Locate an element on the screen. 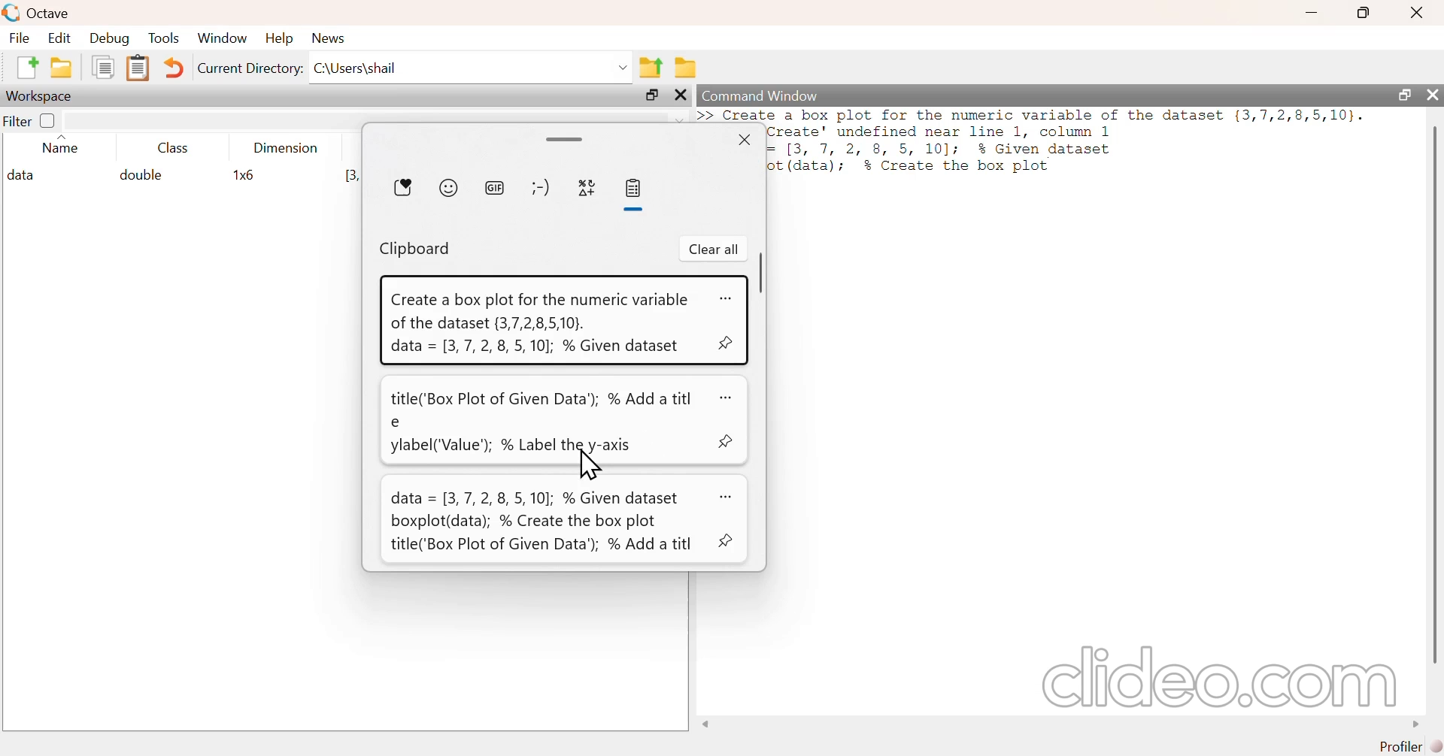 This screenshot has width=1444, height=756. paste is located at coordinates (139, 66).